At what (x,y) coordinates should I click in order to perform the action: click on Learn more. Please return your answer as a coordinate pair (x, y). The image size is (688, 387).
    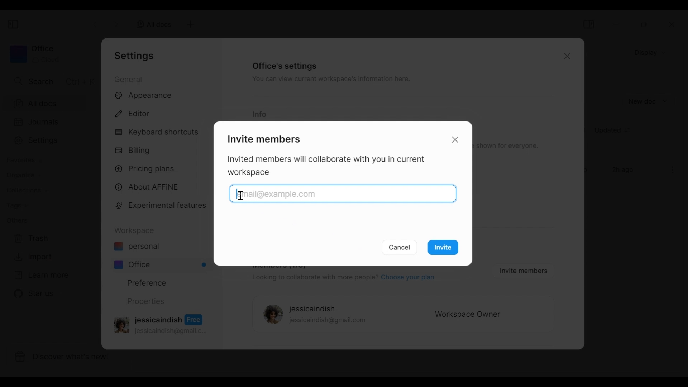
    Looking at the image, I should click on (41, 276).